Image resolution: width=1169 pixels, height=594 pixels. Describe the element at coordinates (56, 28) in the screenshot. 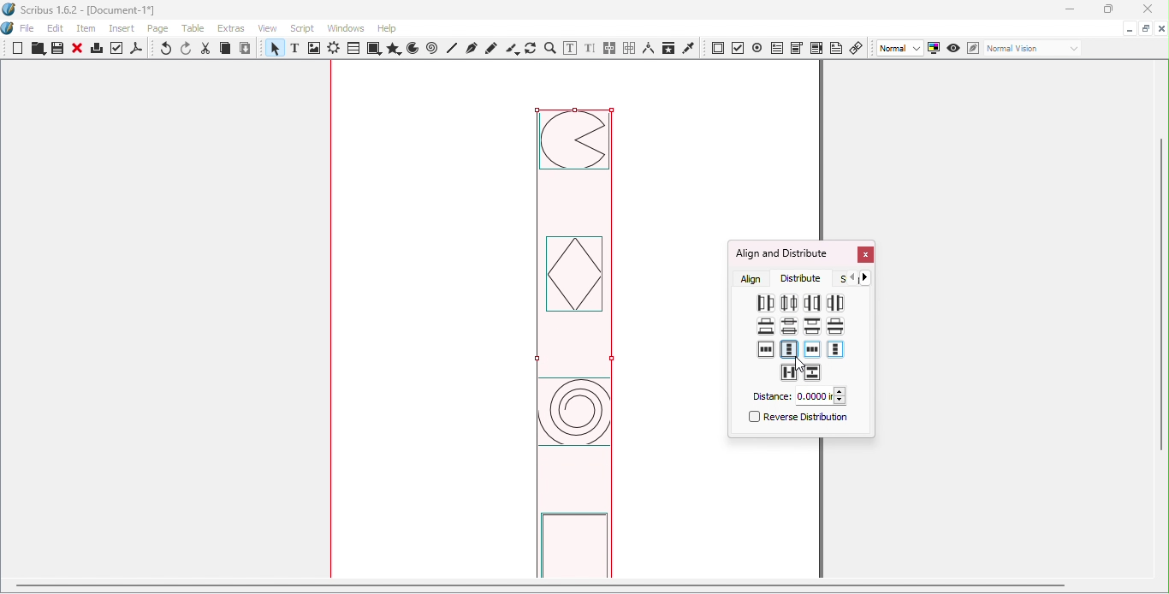

I see `Edit` at that location.